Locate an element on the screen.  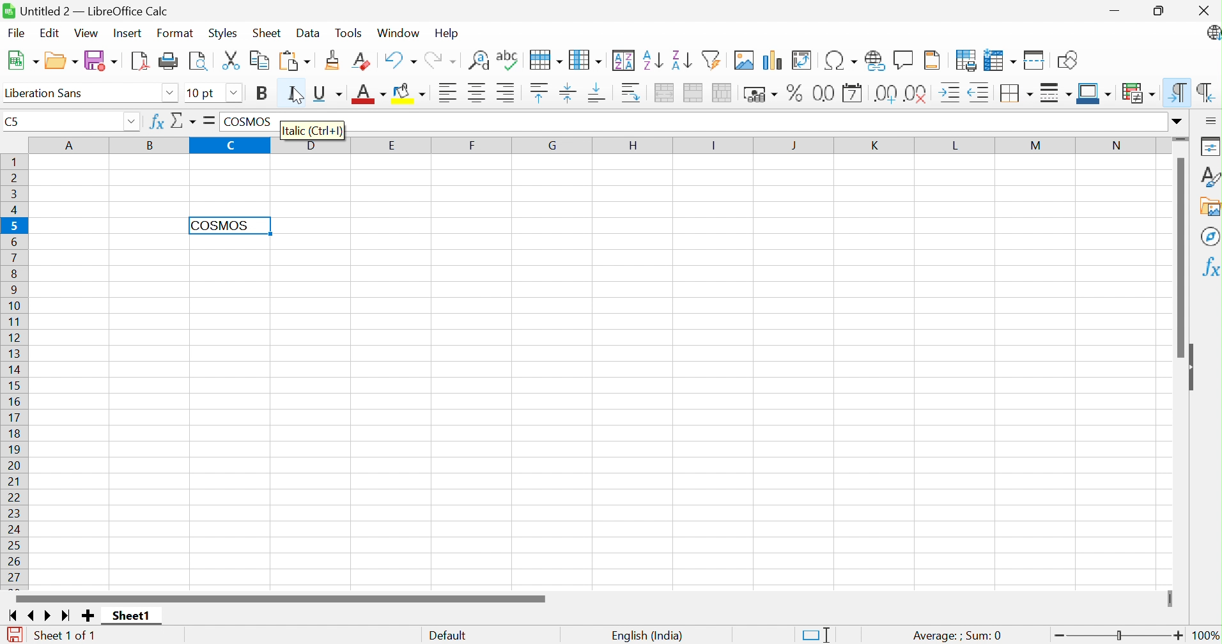
Add new slide is located at coordinates (89, 617).